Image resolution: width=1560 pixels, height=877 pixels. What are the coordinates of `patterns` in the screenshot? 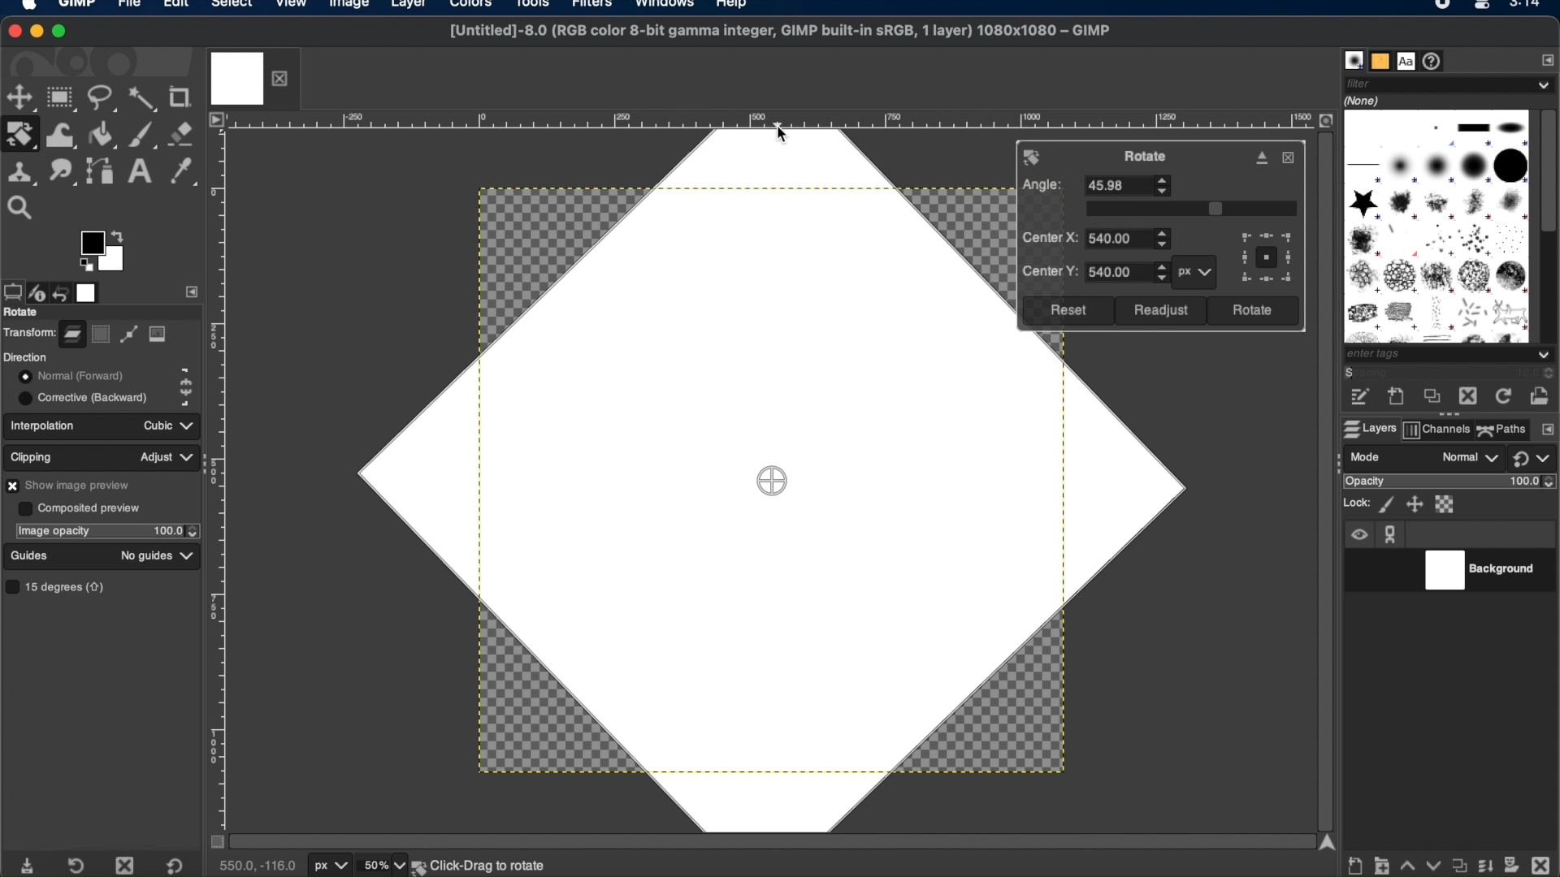 It's located at (1380, 60).